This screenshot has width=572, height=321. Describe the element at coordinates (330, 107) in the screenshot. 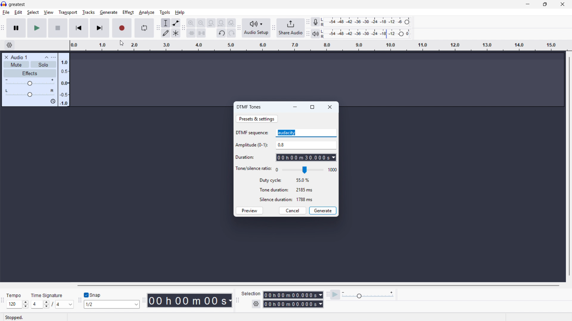

I see `close ` at that location.